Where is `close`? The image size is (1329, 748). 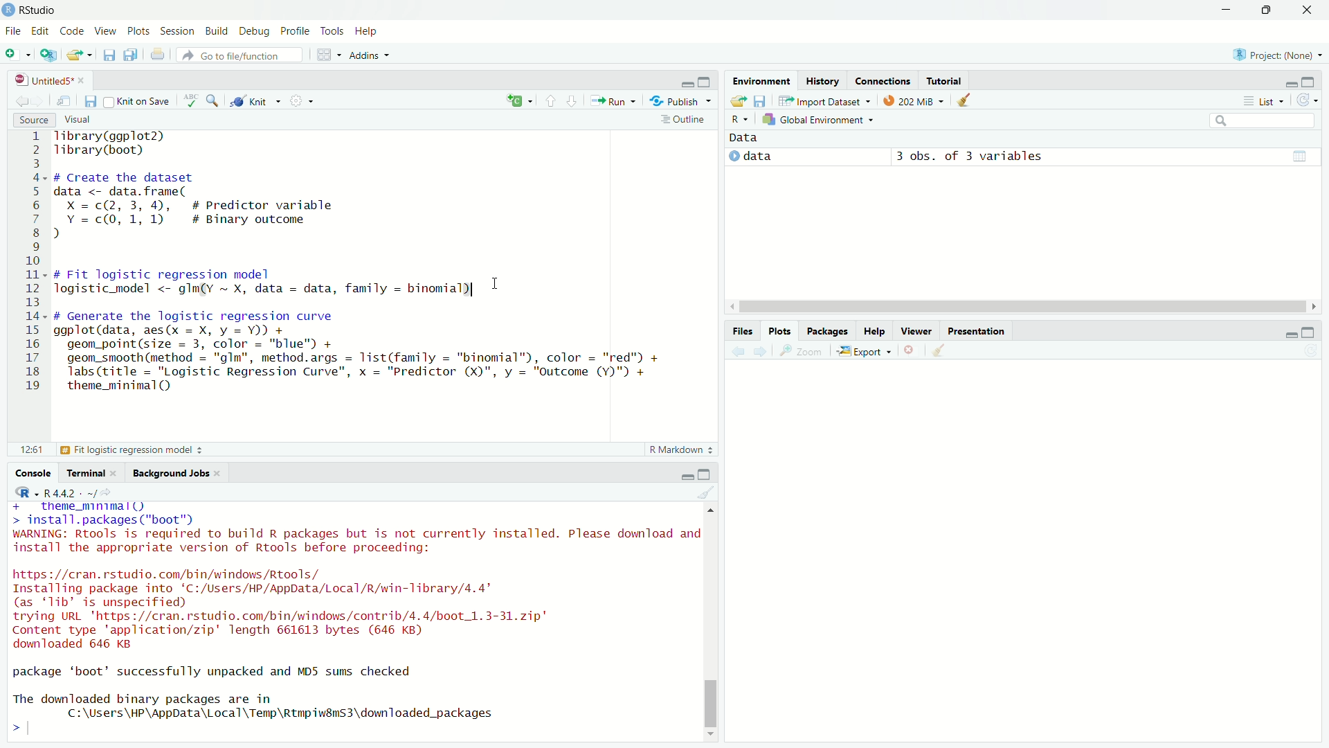
close is located at coordinates (82, 81).